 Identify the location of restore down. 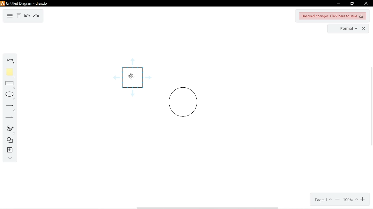
(353, 3).